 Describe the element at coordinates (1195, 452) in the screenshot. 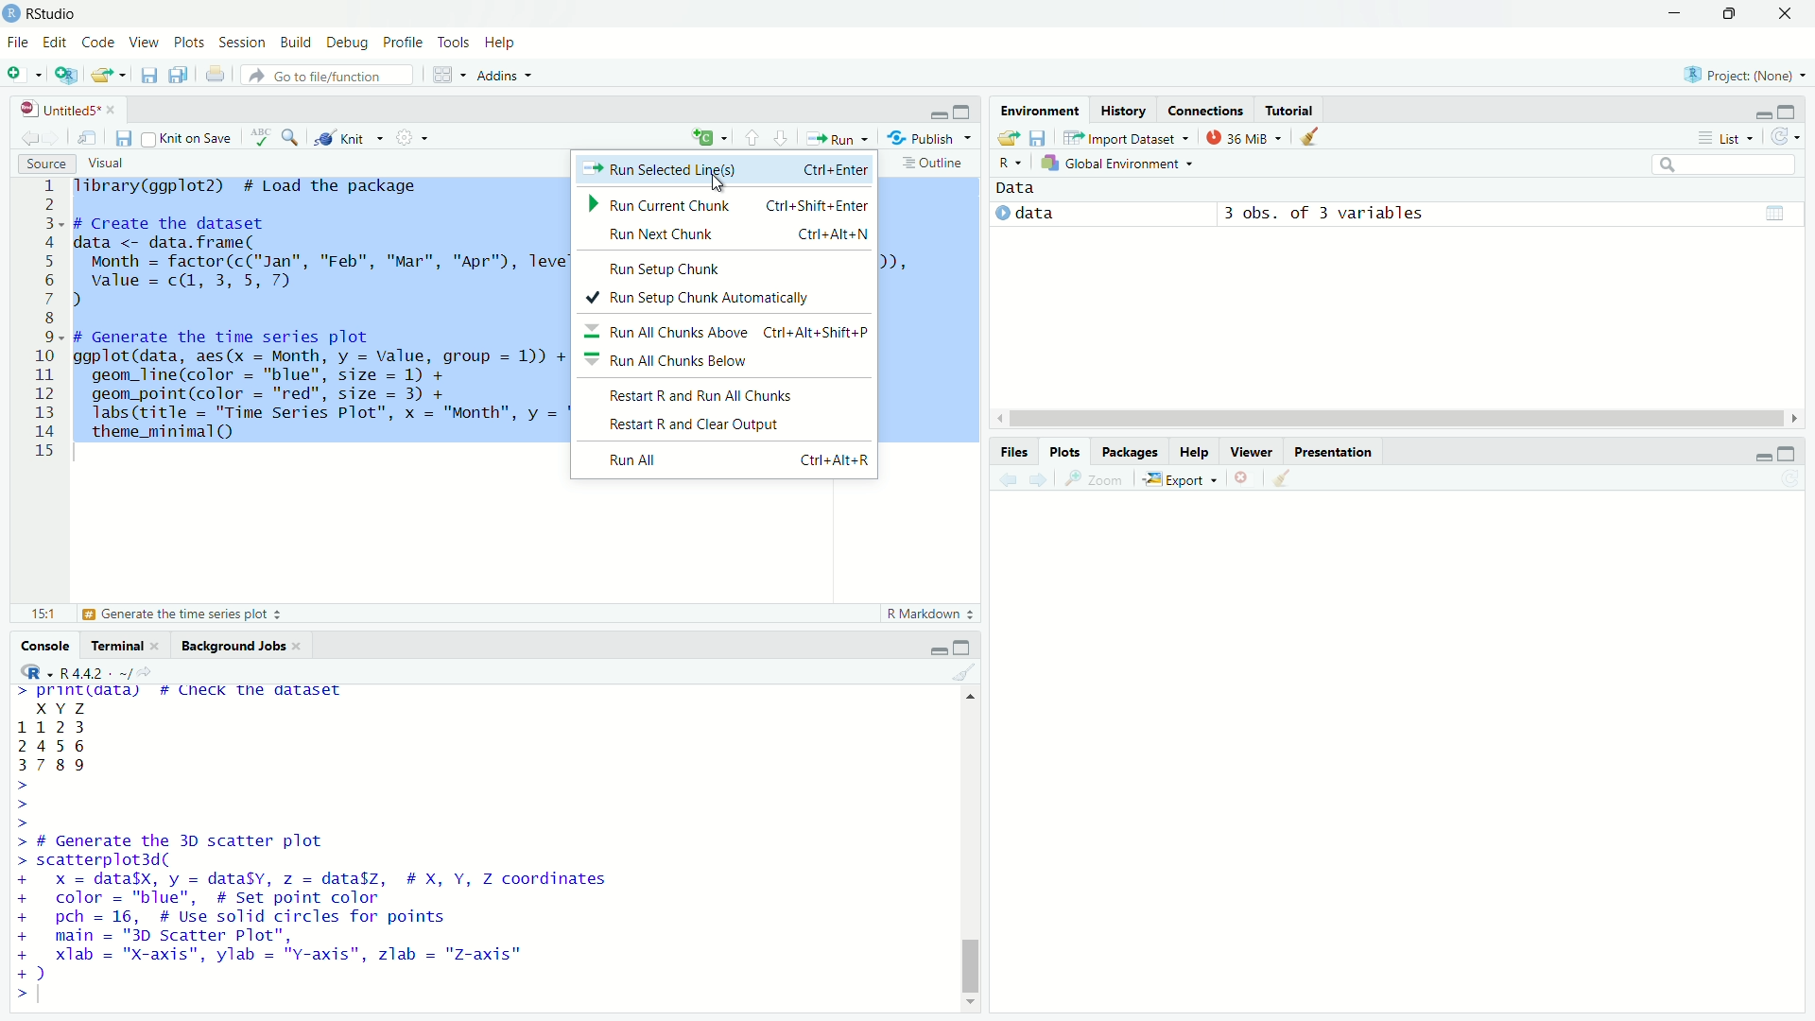

I see `help` at that location.